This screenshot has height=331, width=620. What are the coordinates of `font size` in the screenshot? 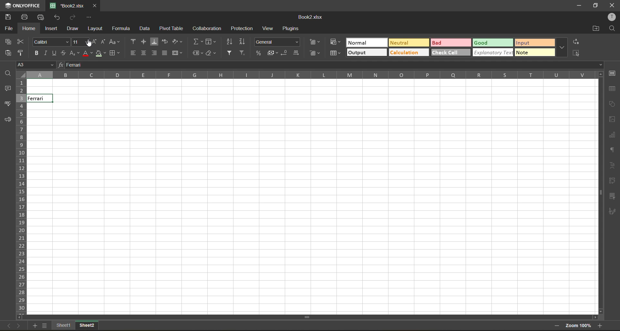 It's located at (78, 42).